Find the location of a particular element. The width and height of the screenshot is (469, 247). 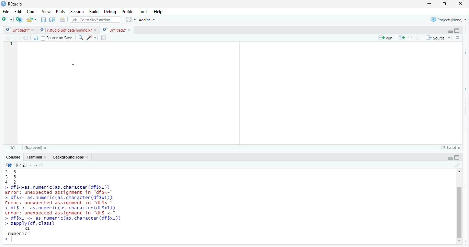

 Source  is located at coordinates (439, 38).